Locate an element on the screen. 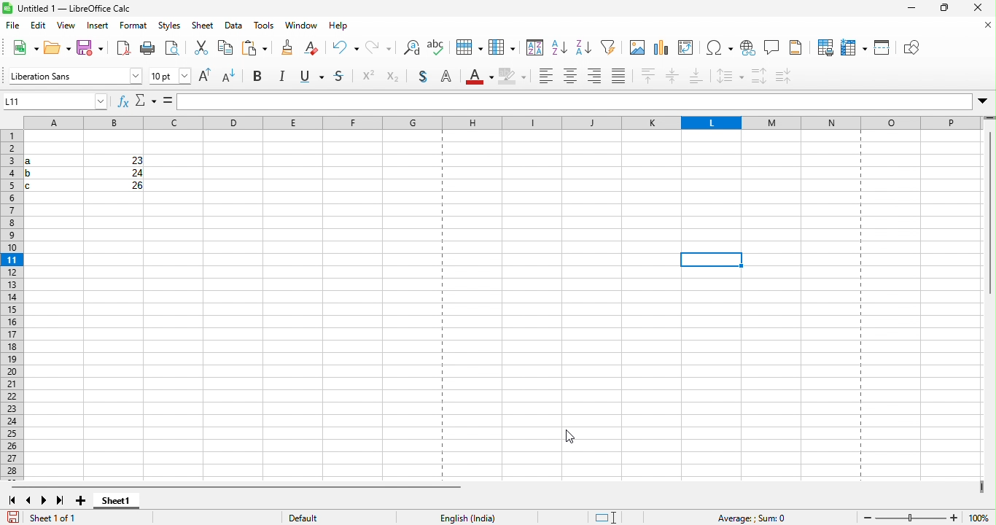 This screenshot has height=525, width=996. export directly as pdf is located at coordinates (121, 49).